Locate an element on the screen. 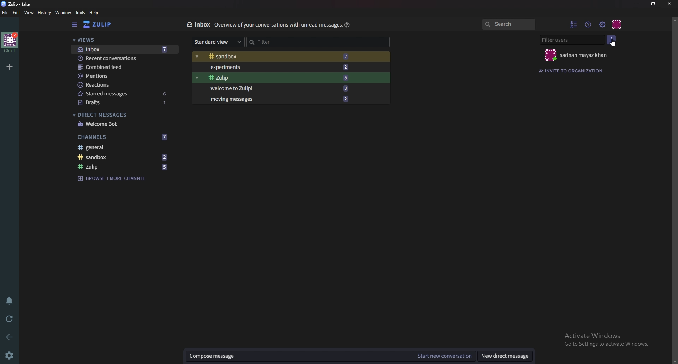  help is located at coordinates (347, 24).